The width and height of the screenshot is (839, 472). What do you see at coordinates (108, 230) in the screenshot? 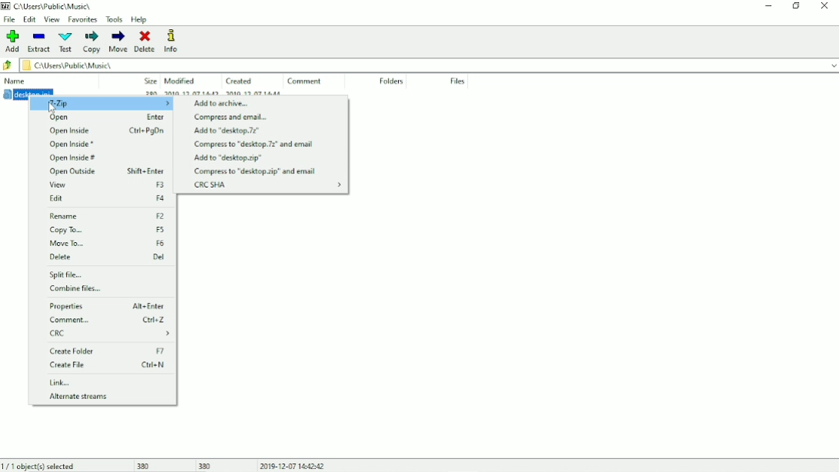
I see `Copy To` at bounding box center [108, 230].